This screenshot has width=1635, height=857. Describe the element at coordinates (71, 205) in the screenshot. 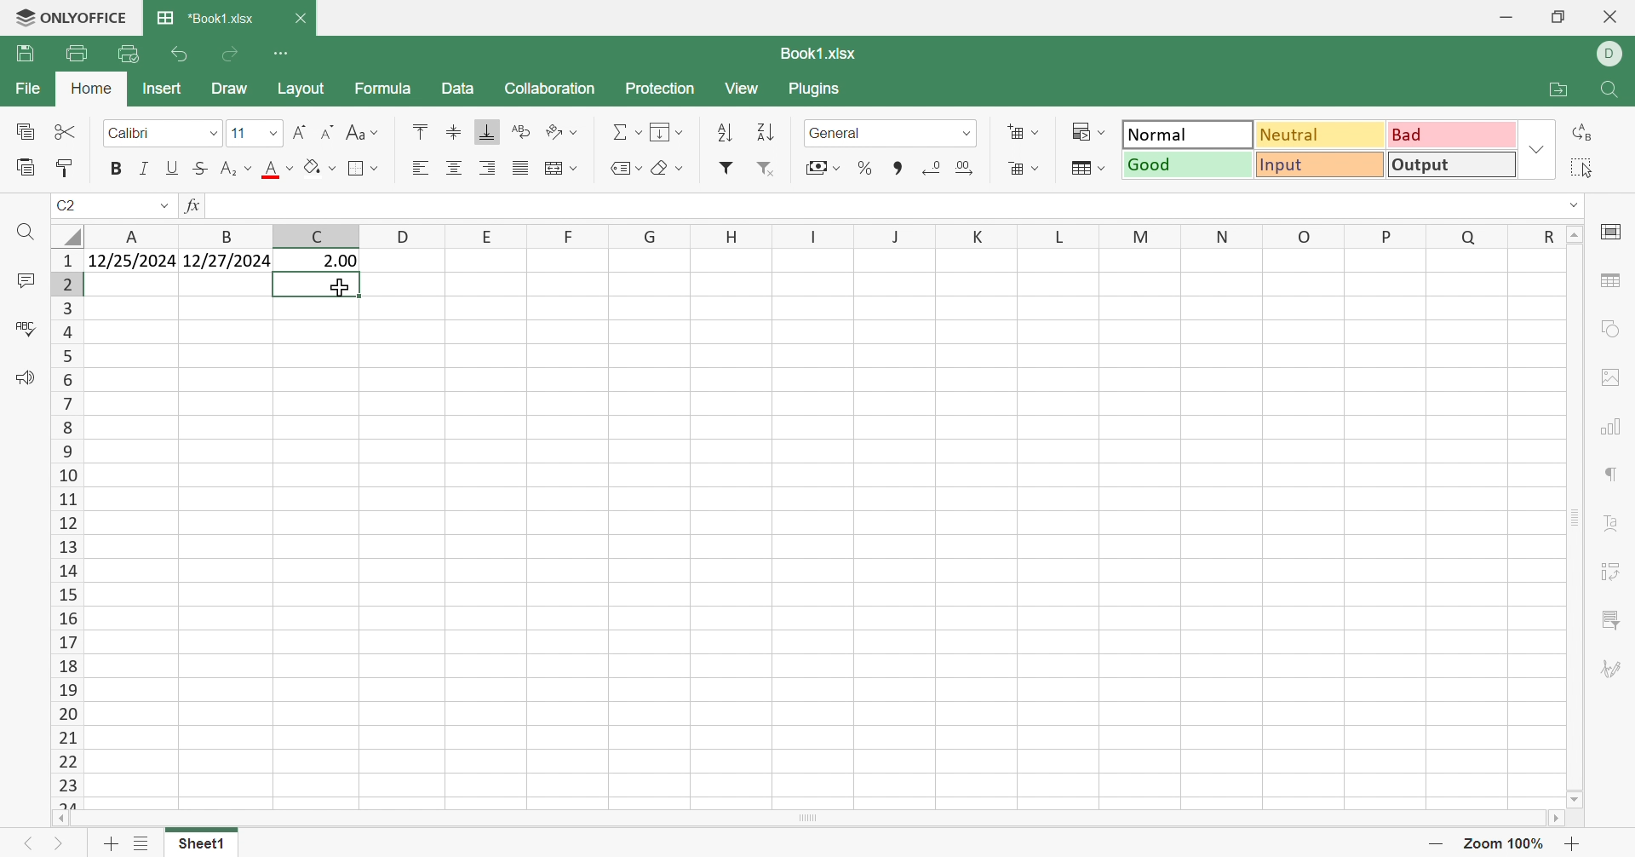

I see `A1` at that location.